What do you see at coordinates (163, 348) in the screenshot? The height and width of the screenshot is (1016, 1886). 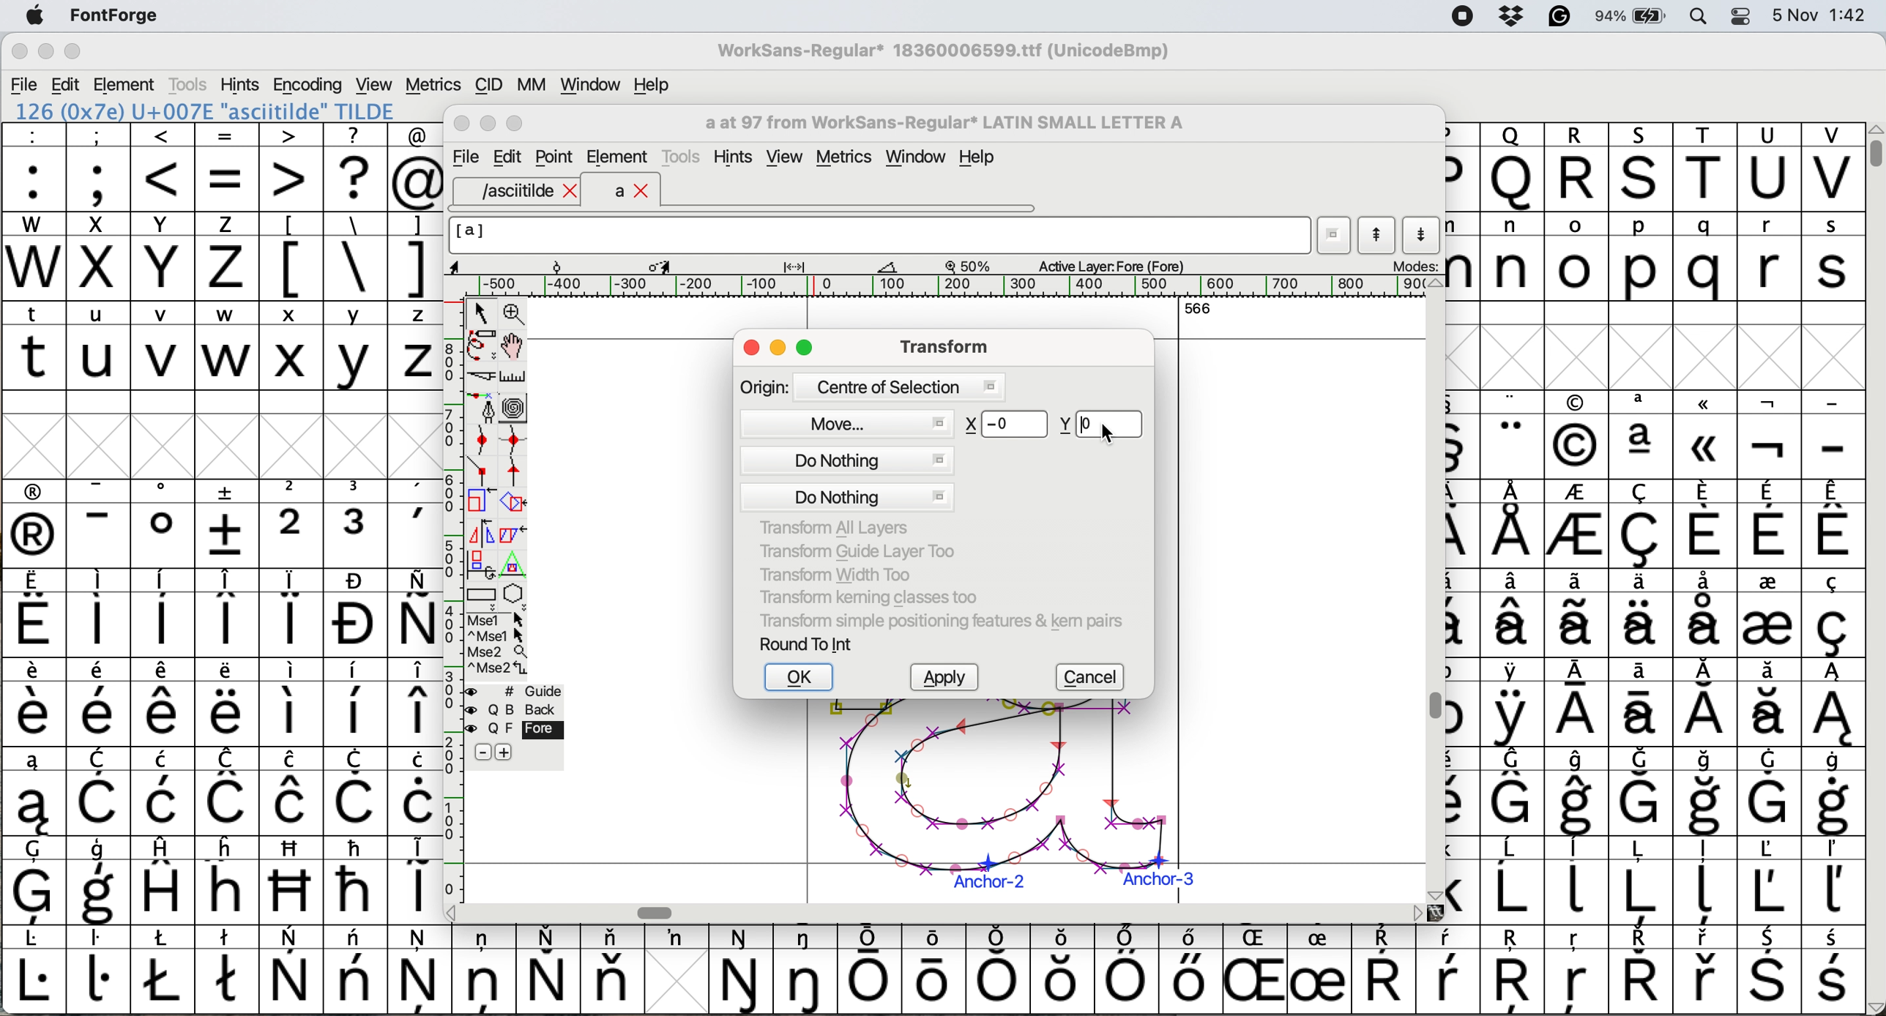 I see `v` at bounding box center [163, 348].